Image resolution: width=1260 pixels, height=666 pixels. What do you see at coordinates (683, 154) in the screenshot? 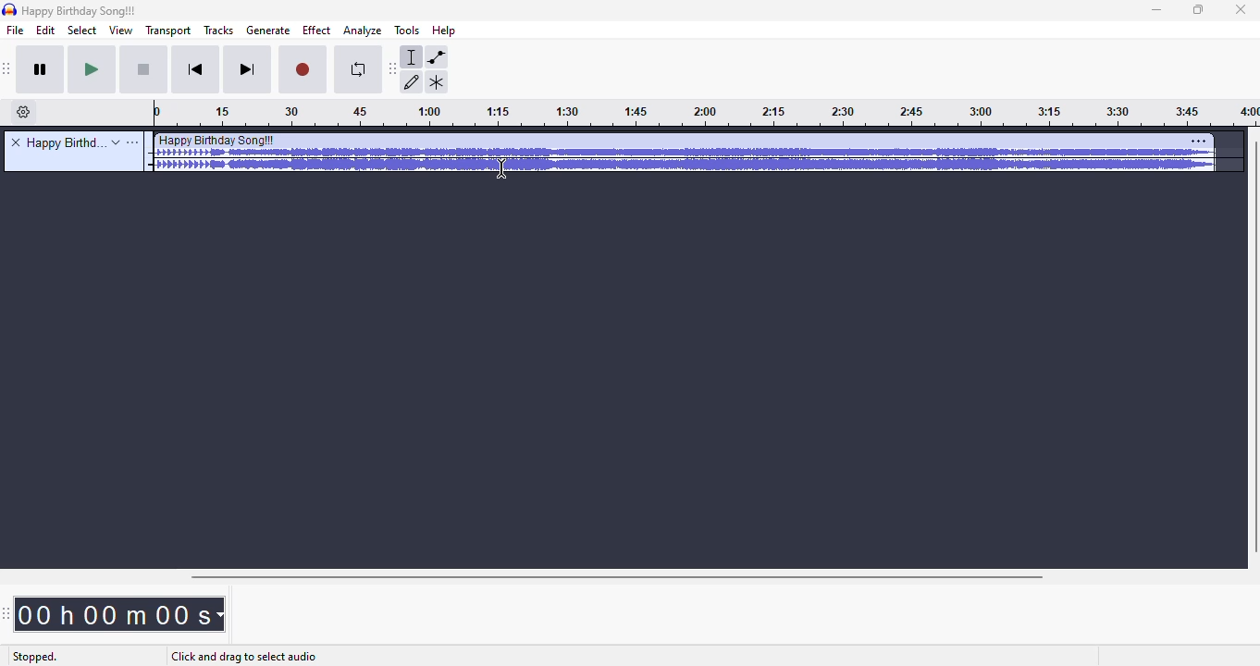
I see `audio track` at bounding box center [683, 154].